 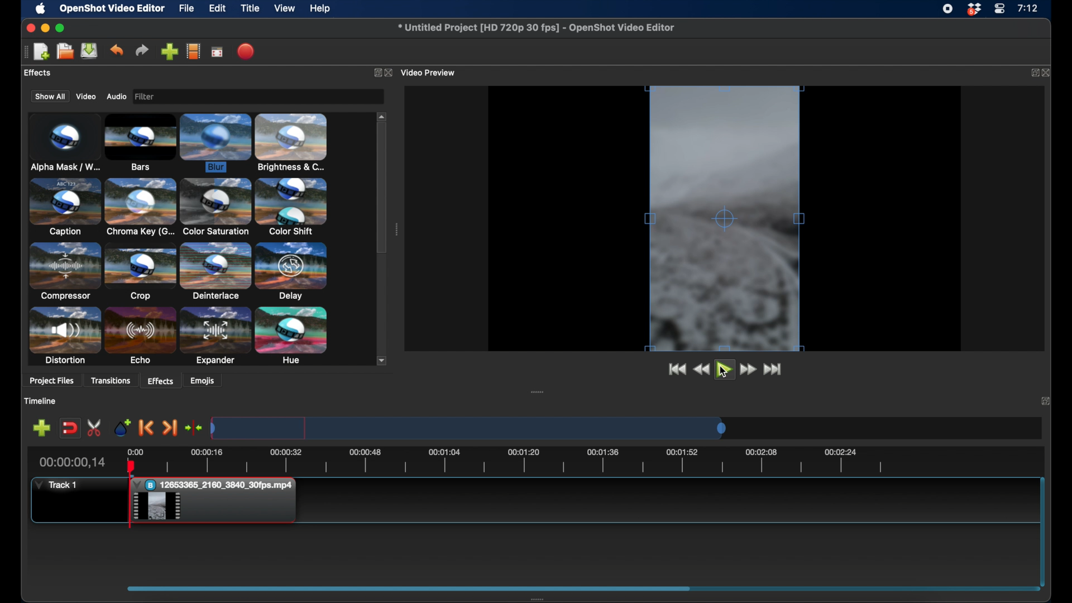 I want to click on drag handle, so click(x=537, y=391).